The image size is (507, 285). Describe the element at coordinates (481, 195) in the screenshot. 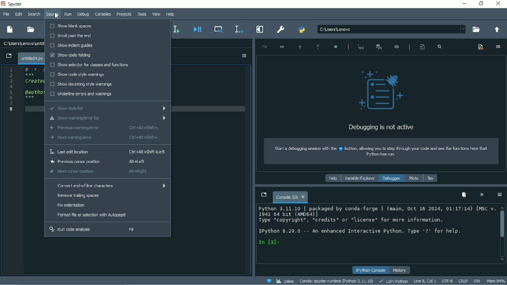

I see `Interrupt kernel` at that location.